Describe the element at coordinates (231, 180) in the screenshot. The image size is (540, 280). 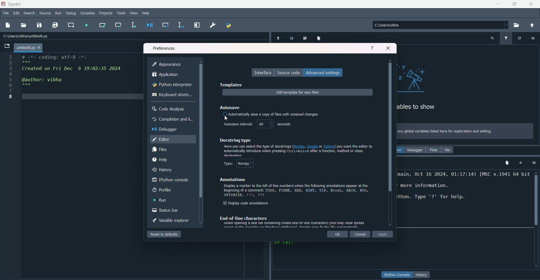
I see `annotations` at that location.